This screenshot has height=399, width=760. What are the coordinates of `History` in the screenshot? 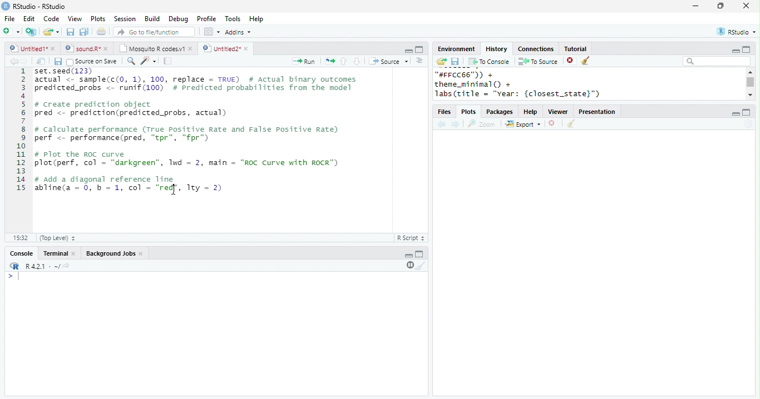 It's located at (496, 49).